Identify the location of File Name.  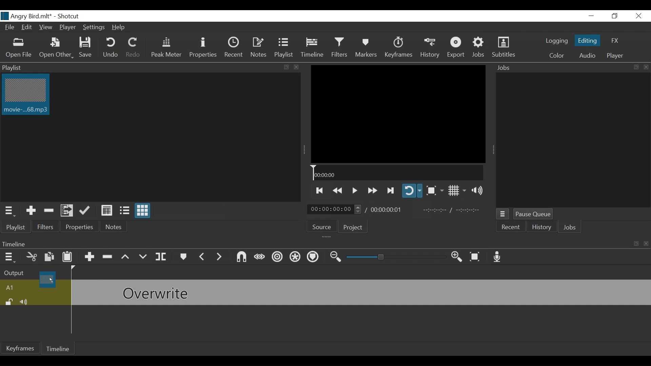
(27, 16).